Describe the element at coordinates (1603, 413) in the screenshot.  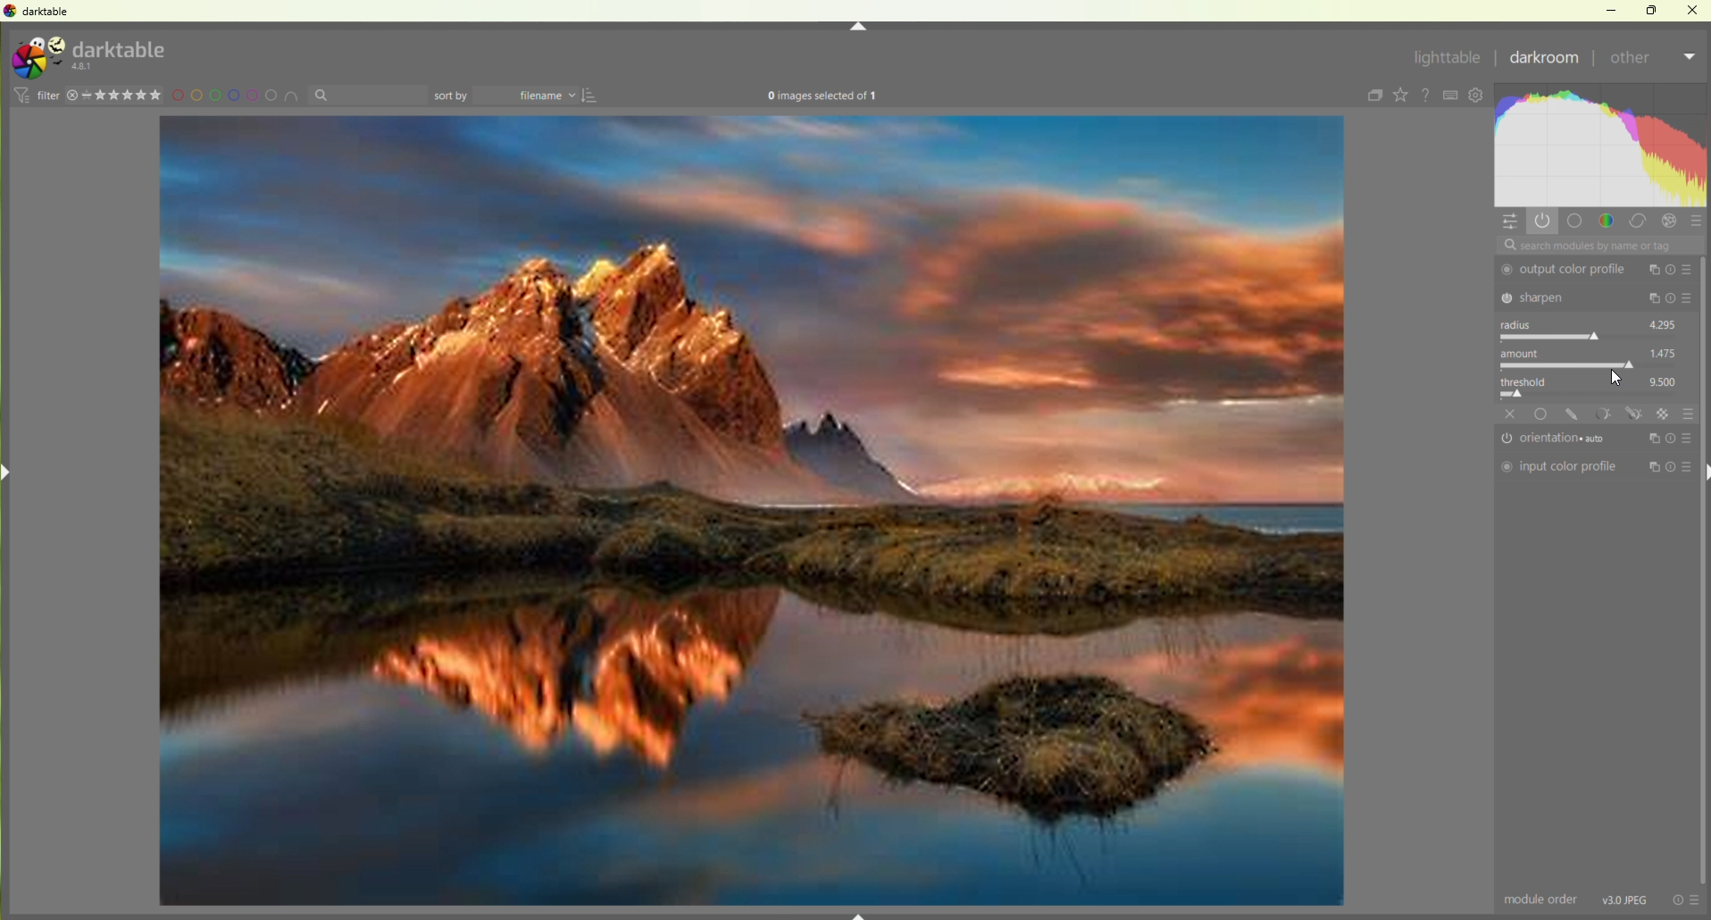
I see `tool` at that location.